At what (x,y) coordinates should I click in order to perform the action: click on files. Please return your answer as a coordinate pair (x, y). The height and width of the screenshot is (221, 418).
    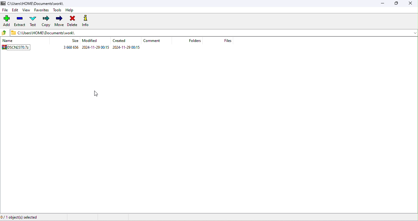
    Looking at the image, I should click on (229, 41).